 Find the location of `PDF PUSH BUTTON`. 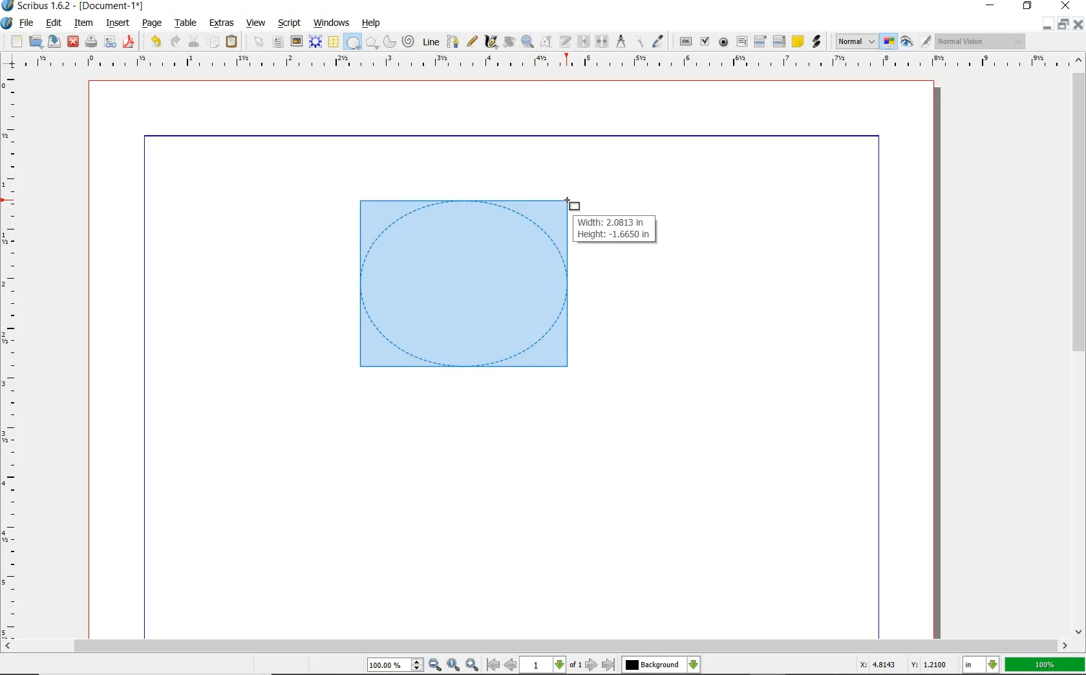

PDF PUSH BUTTON is located at coordinates (685, 42).